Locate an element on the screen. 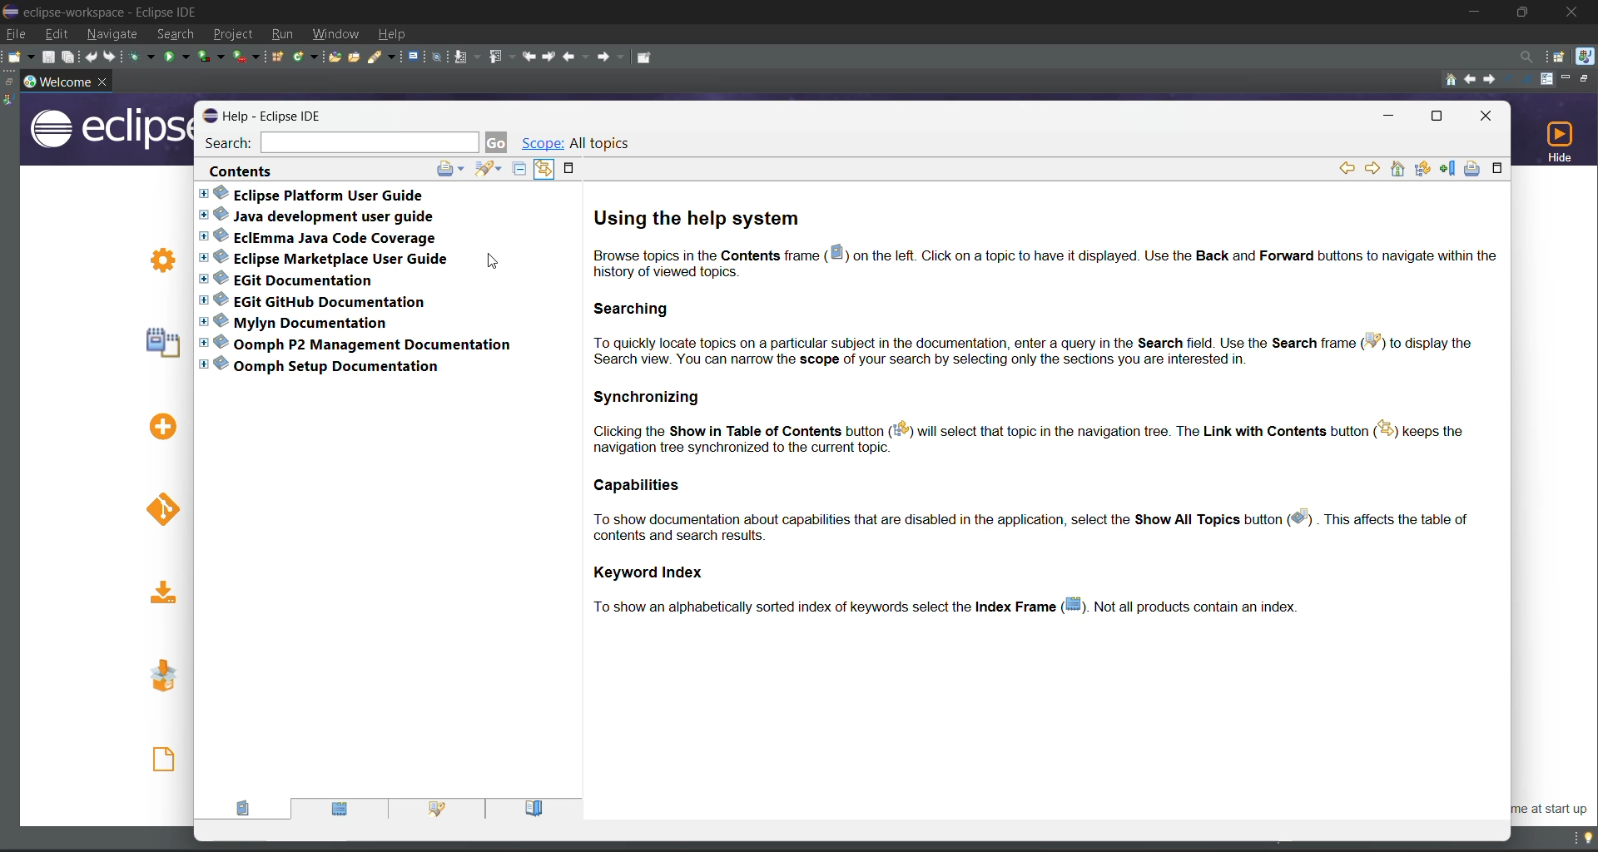 The width and height of the screenshot is (1598, 852). bookmarks is located at coordinates (533, 808).